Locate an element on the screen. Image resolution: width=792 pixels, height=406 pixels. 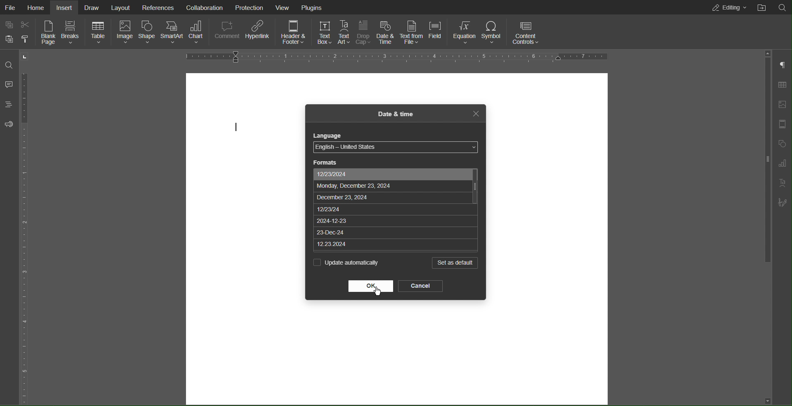
Header & Footer is located at coordinates (784, 125).